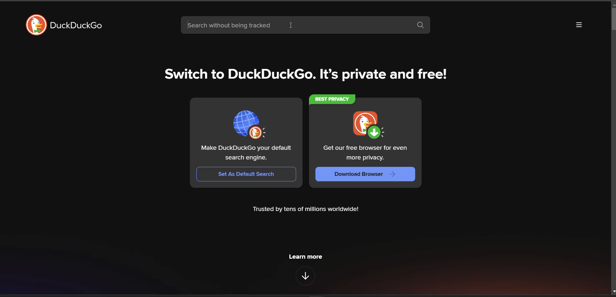  Describe the element at coordinates (612, 20) in the screenshot. I see `vertical scroll bar` at that location.